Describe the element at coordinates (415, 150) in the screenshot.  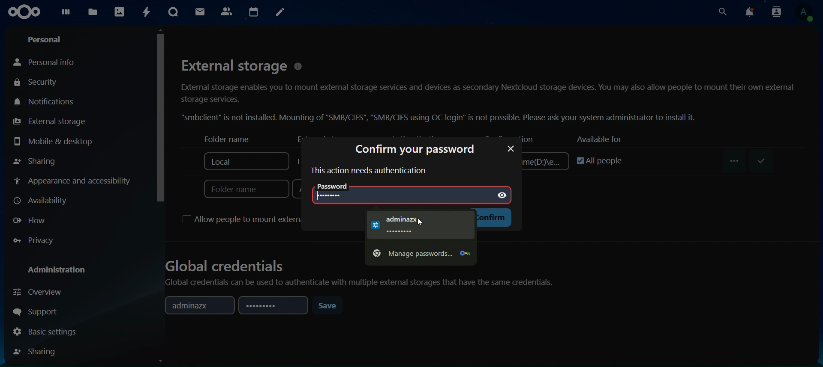
I see `confirm your password` at that location.